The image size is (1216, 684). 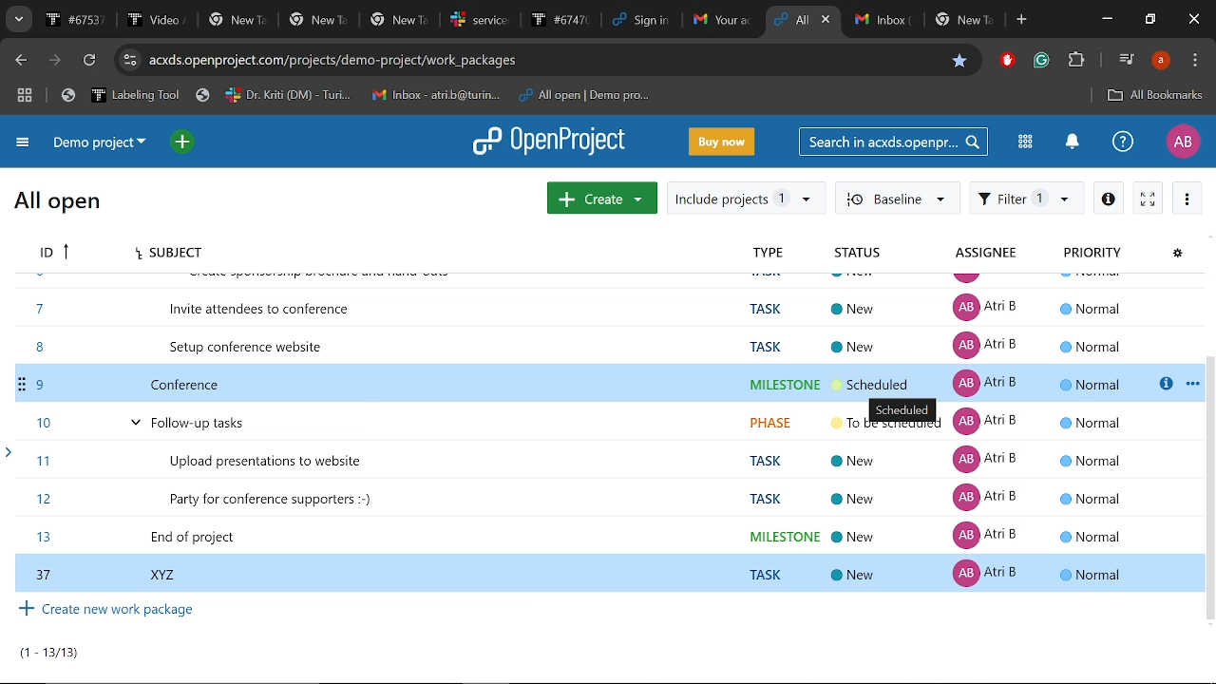 What do you see at coordinates (769, 255) in the screenshot?
I see `Type` at bounding box center [769, 255].